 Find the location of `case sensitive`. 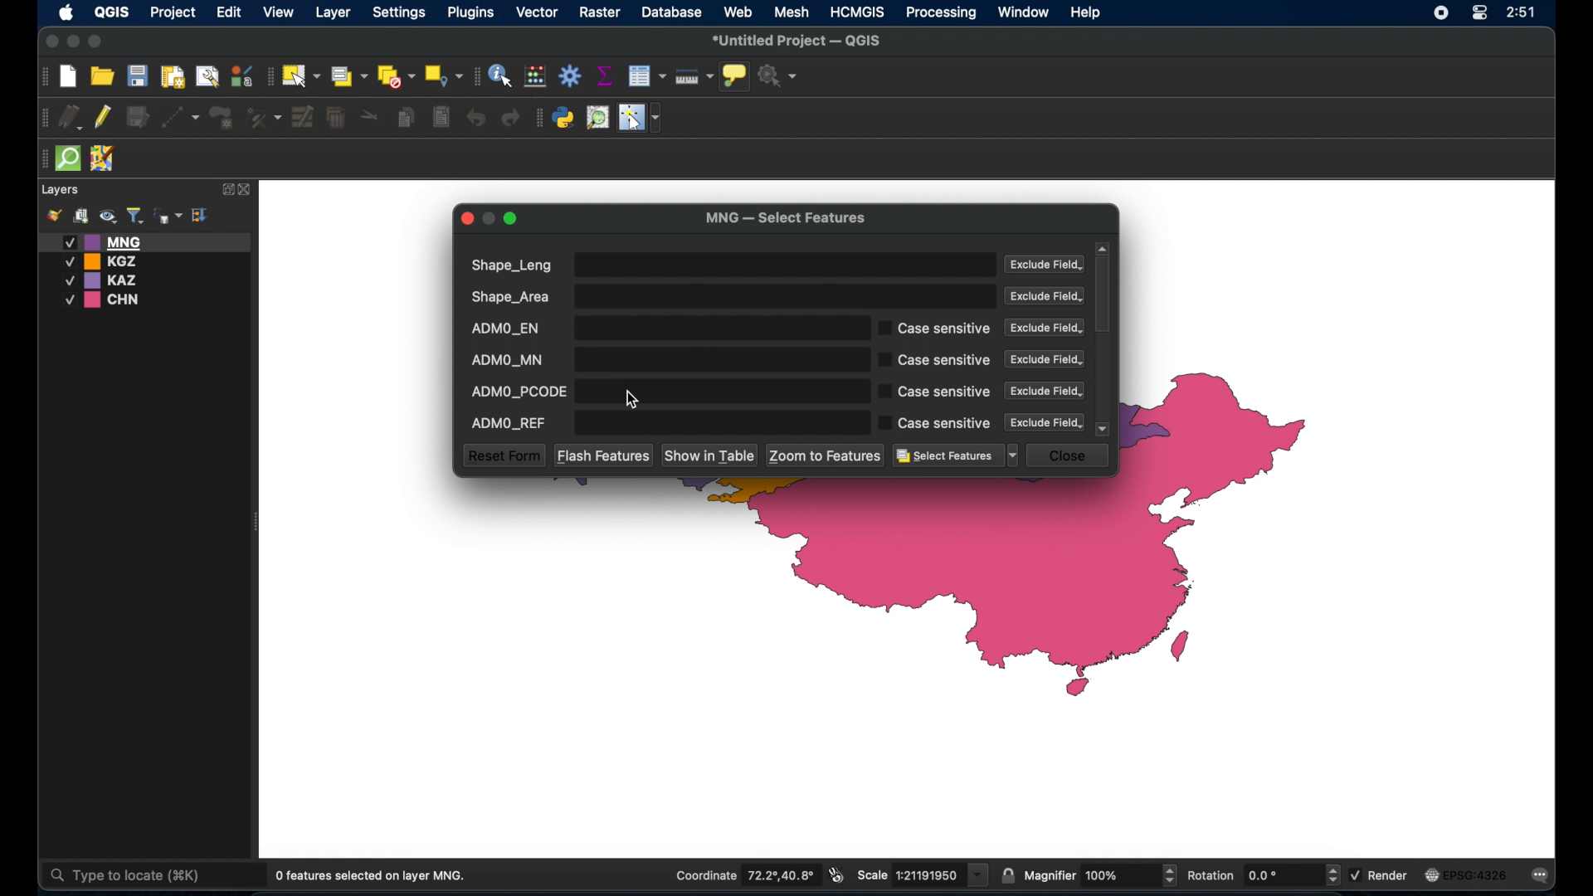

case sensitive is located at coordinates (935, 328).